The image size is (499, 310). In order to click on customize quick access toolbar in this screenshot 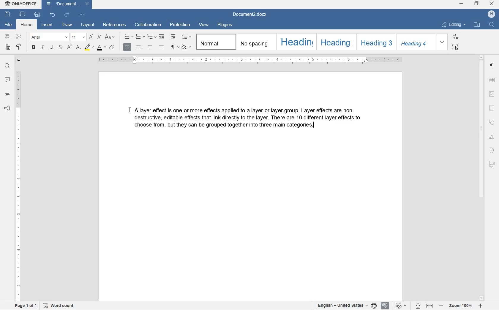, I will do `click(82, 15)`.